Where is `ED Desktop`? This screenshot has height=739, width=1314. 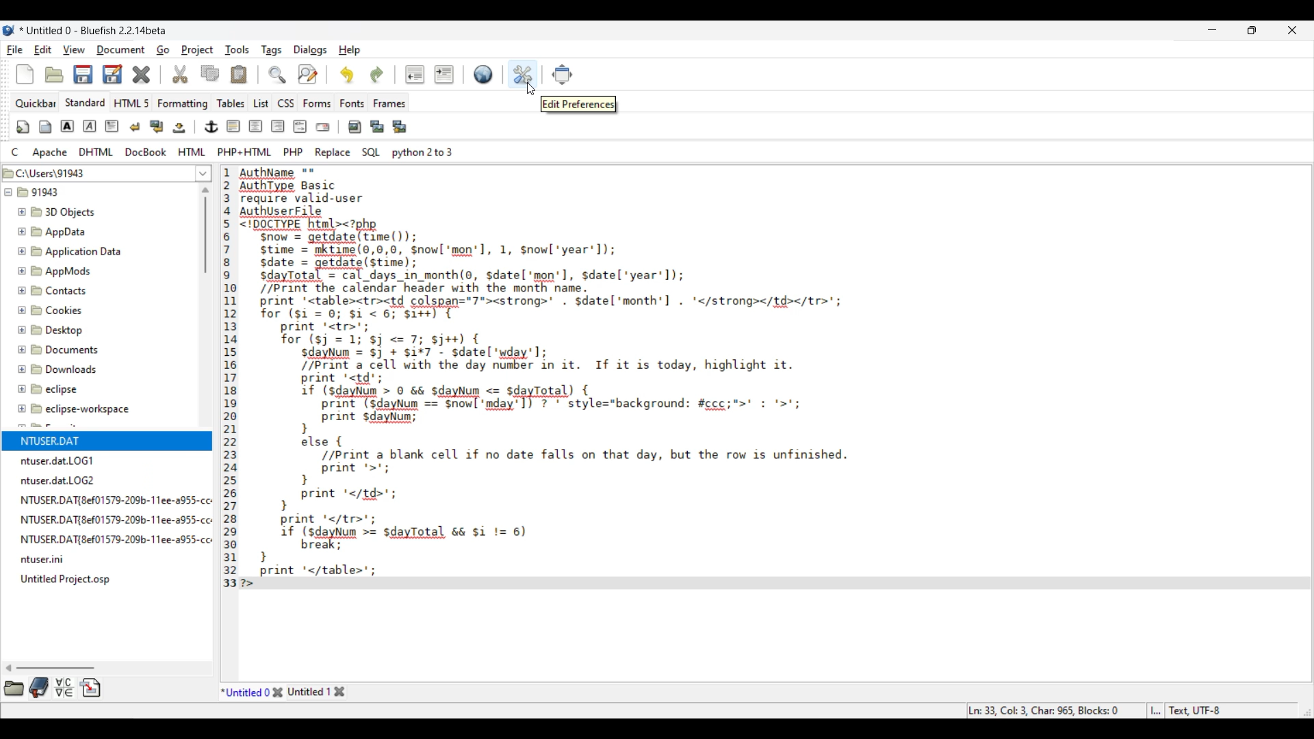 ED Desktop is located at coordinates (56, 333).